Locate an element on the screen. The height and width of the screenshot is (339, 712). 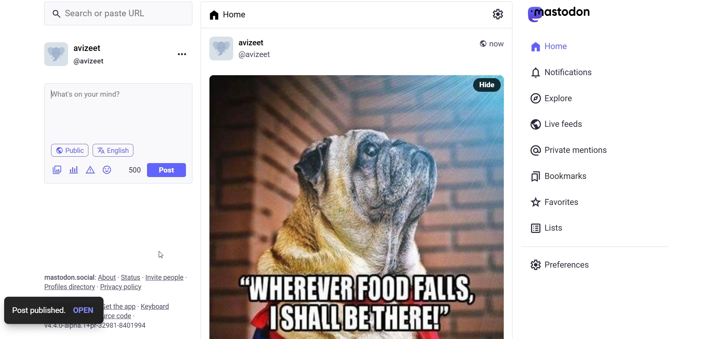
id is located at coordinates (258, 56).